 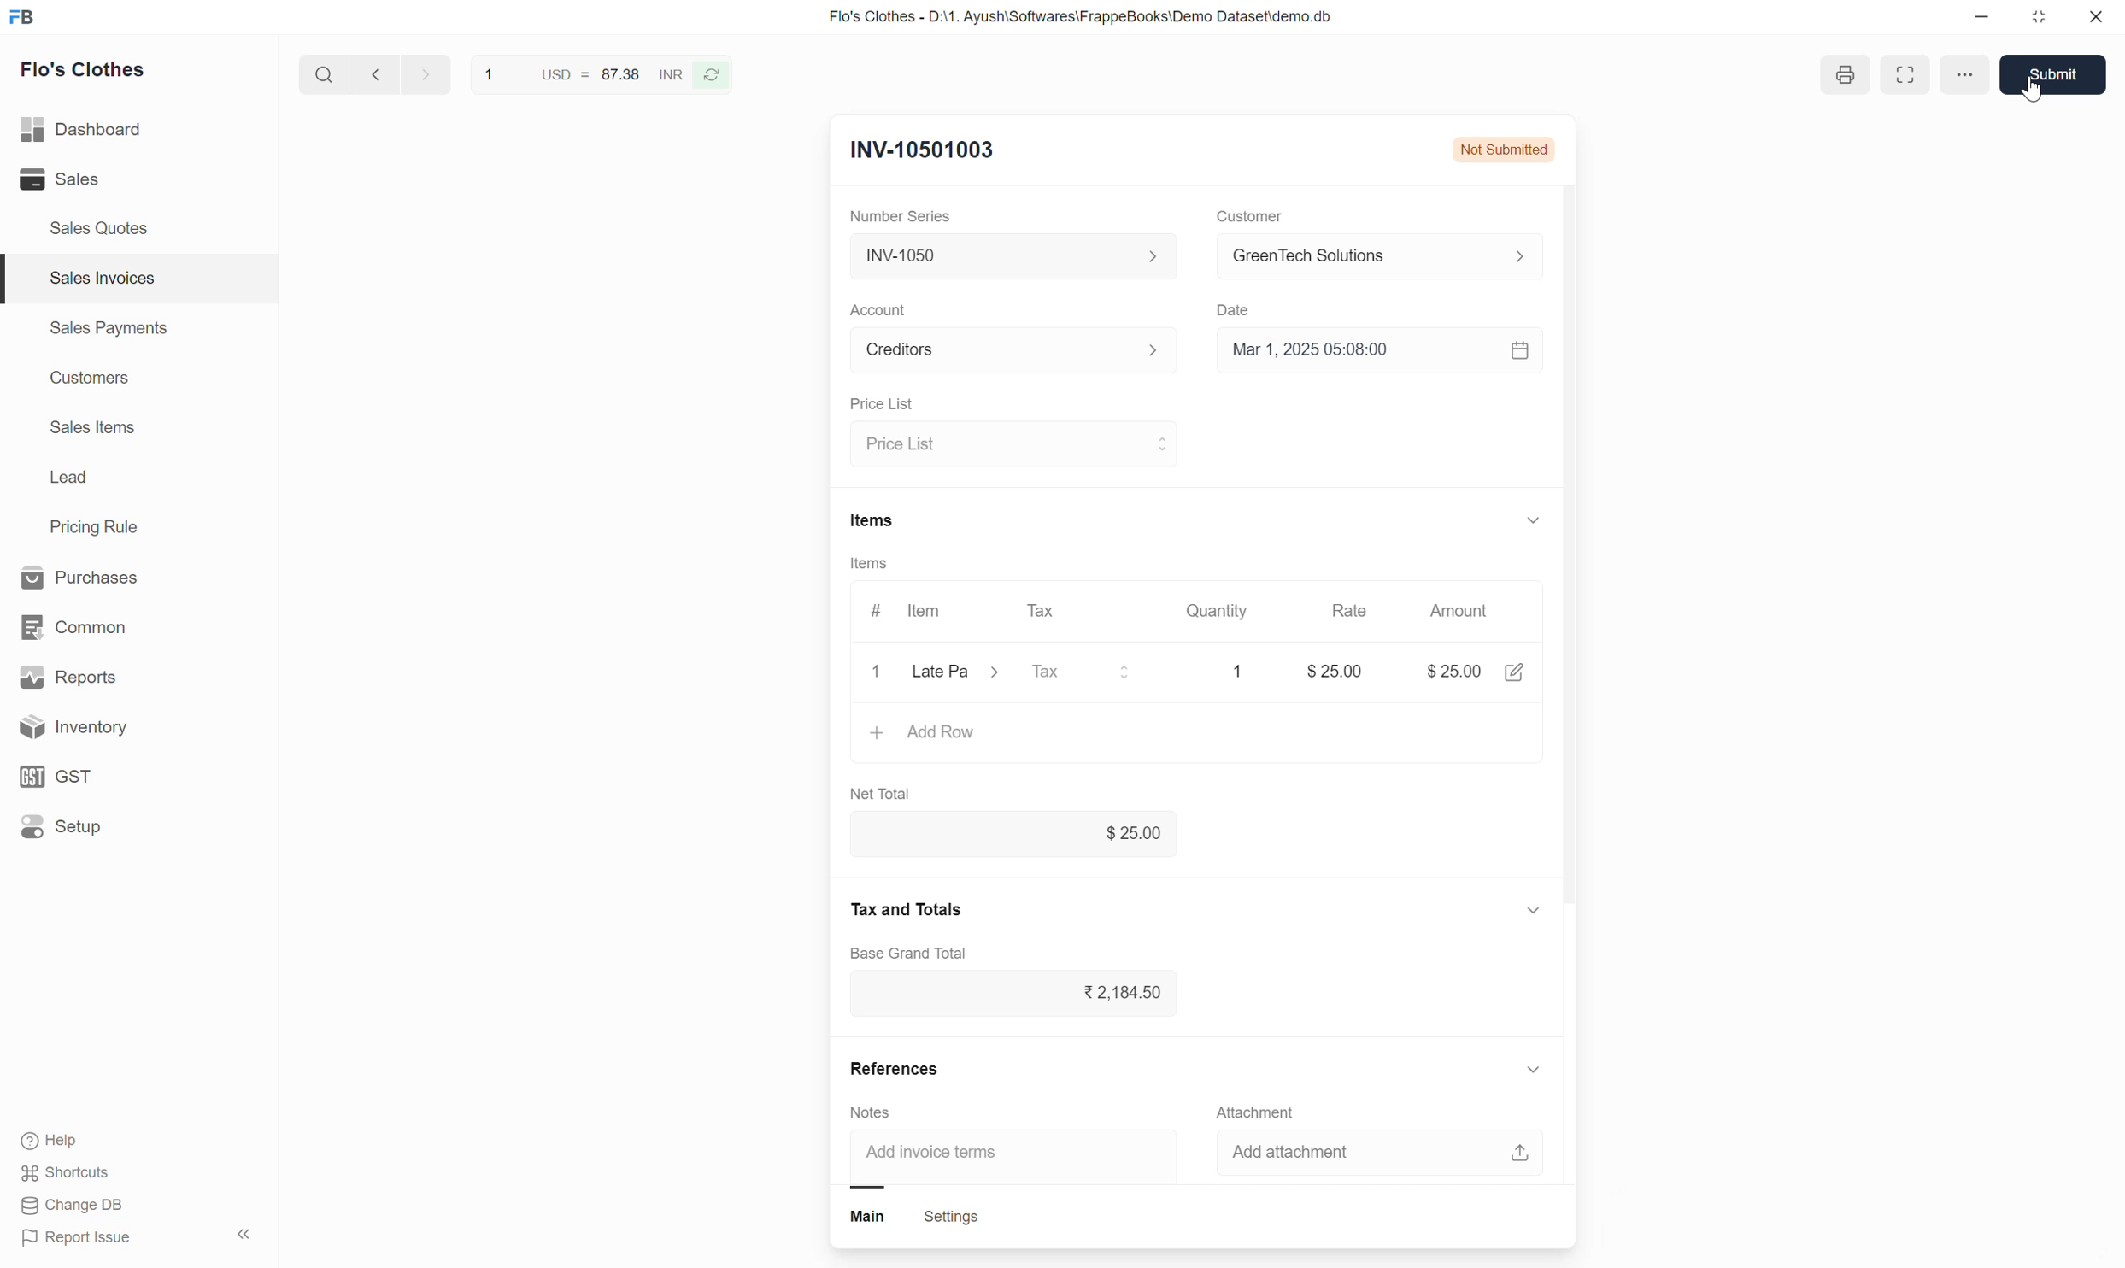 What do you see at coordinates (1352, 613) in the screenshot?
I see `Rate` at bounding box center [1352, 613].